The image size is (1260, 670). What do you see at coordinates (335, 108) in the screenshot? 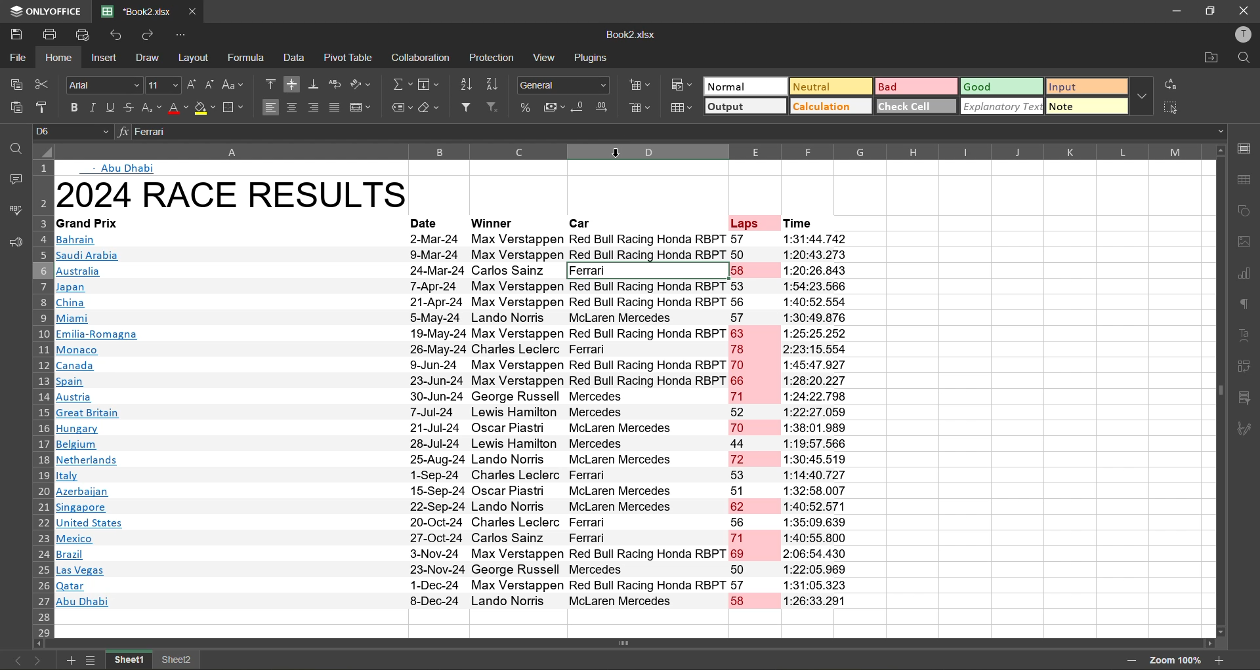
I see `justified` at bounding box center [335, 108].